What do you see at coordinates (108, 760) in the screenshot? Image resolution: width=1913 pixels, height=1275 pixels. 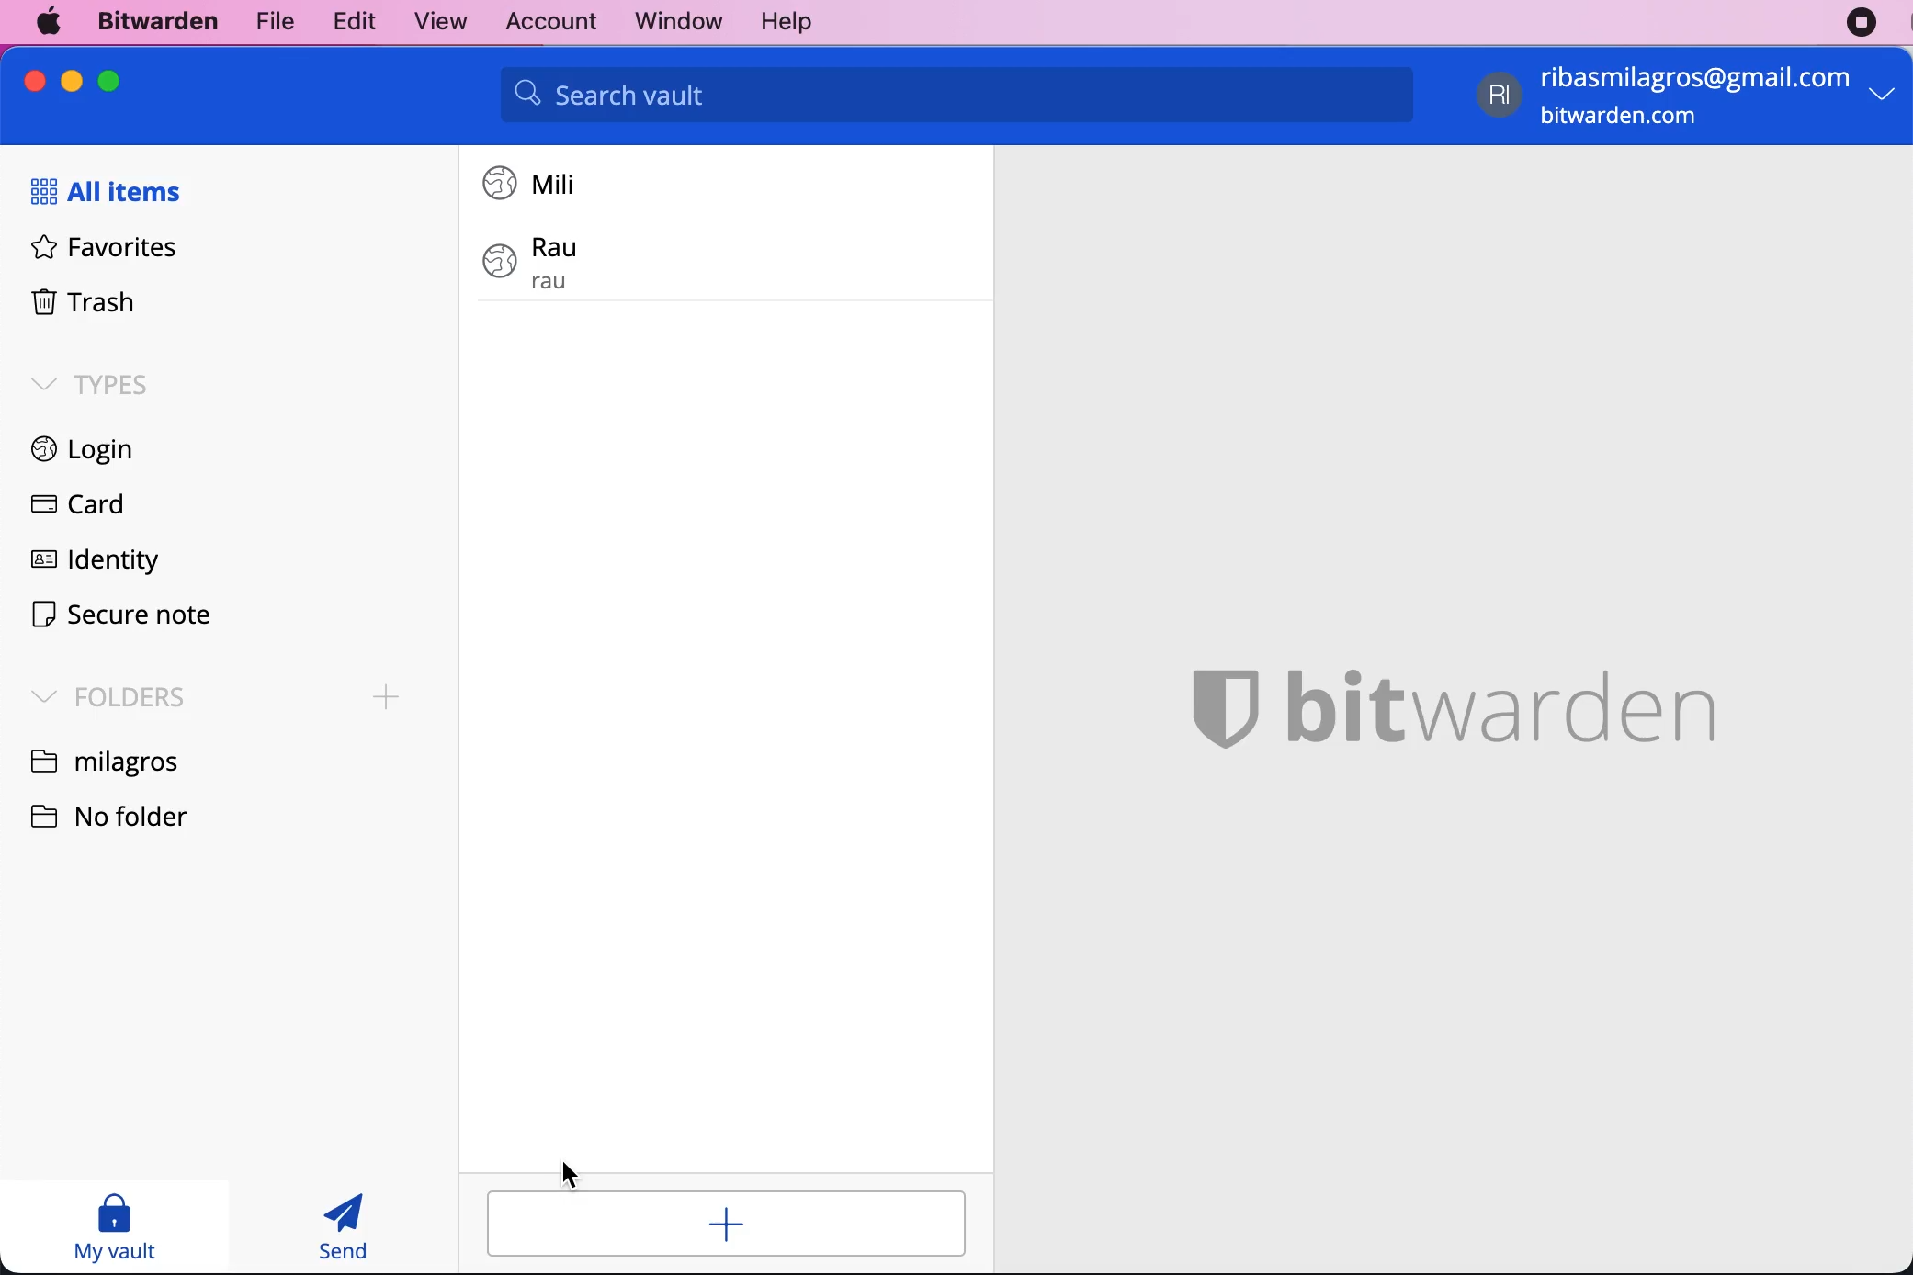 I see `folder name` at bounding box center [108, 760].